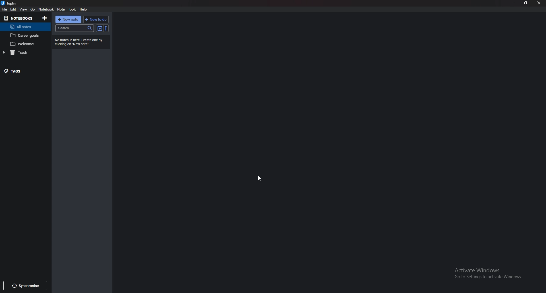 The height and width of the screenshot is (293, 546). Describe the element at coordinates (260, 178) in the screenshot. I see `cursor` at that location.